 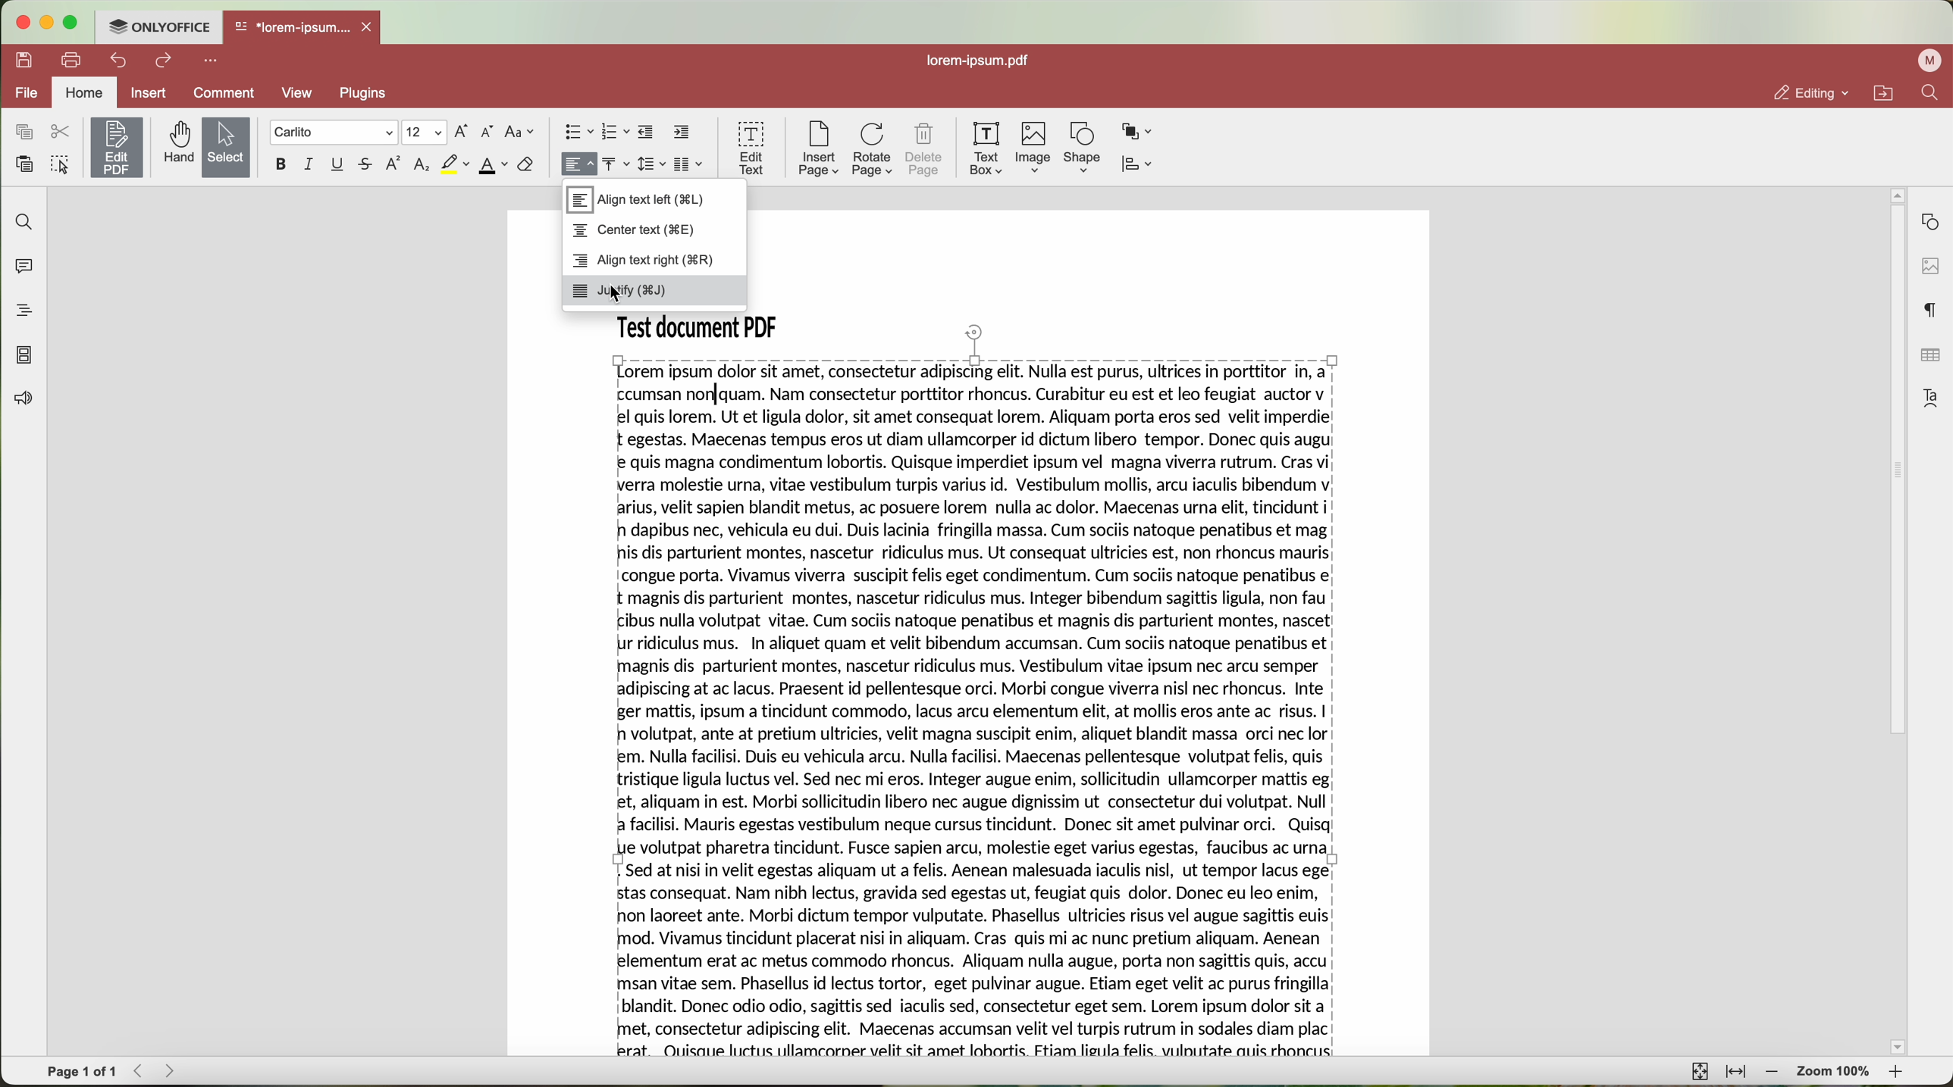 I want to click on comment, so click(x=224, y=94).